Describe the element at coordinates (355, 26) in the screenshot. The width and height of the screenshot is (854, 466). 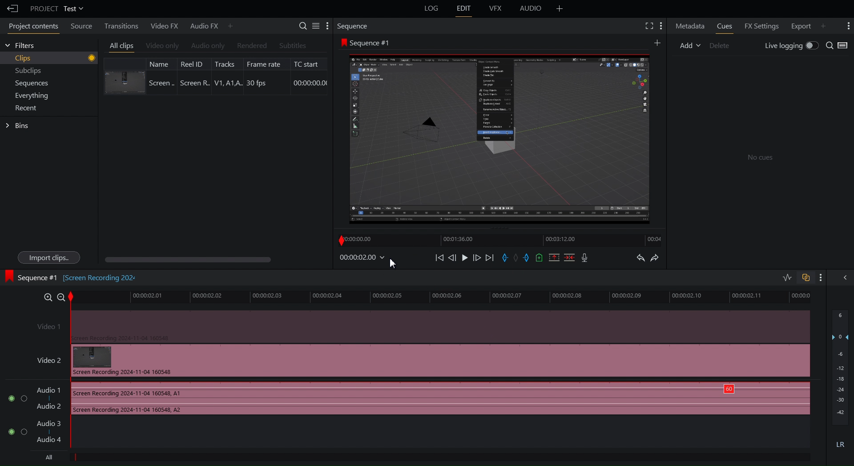
I see `Sequence` at that location.